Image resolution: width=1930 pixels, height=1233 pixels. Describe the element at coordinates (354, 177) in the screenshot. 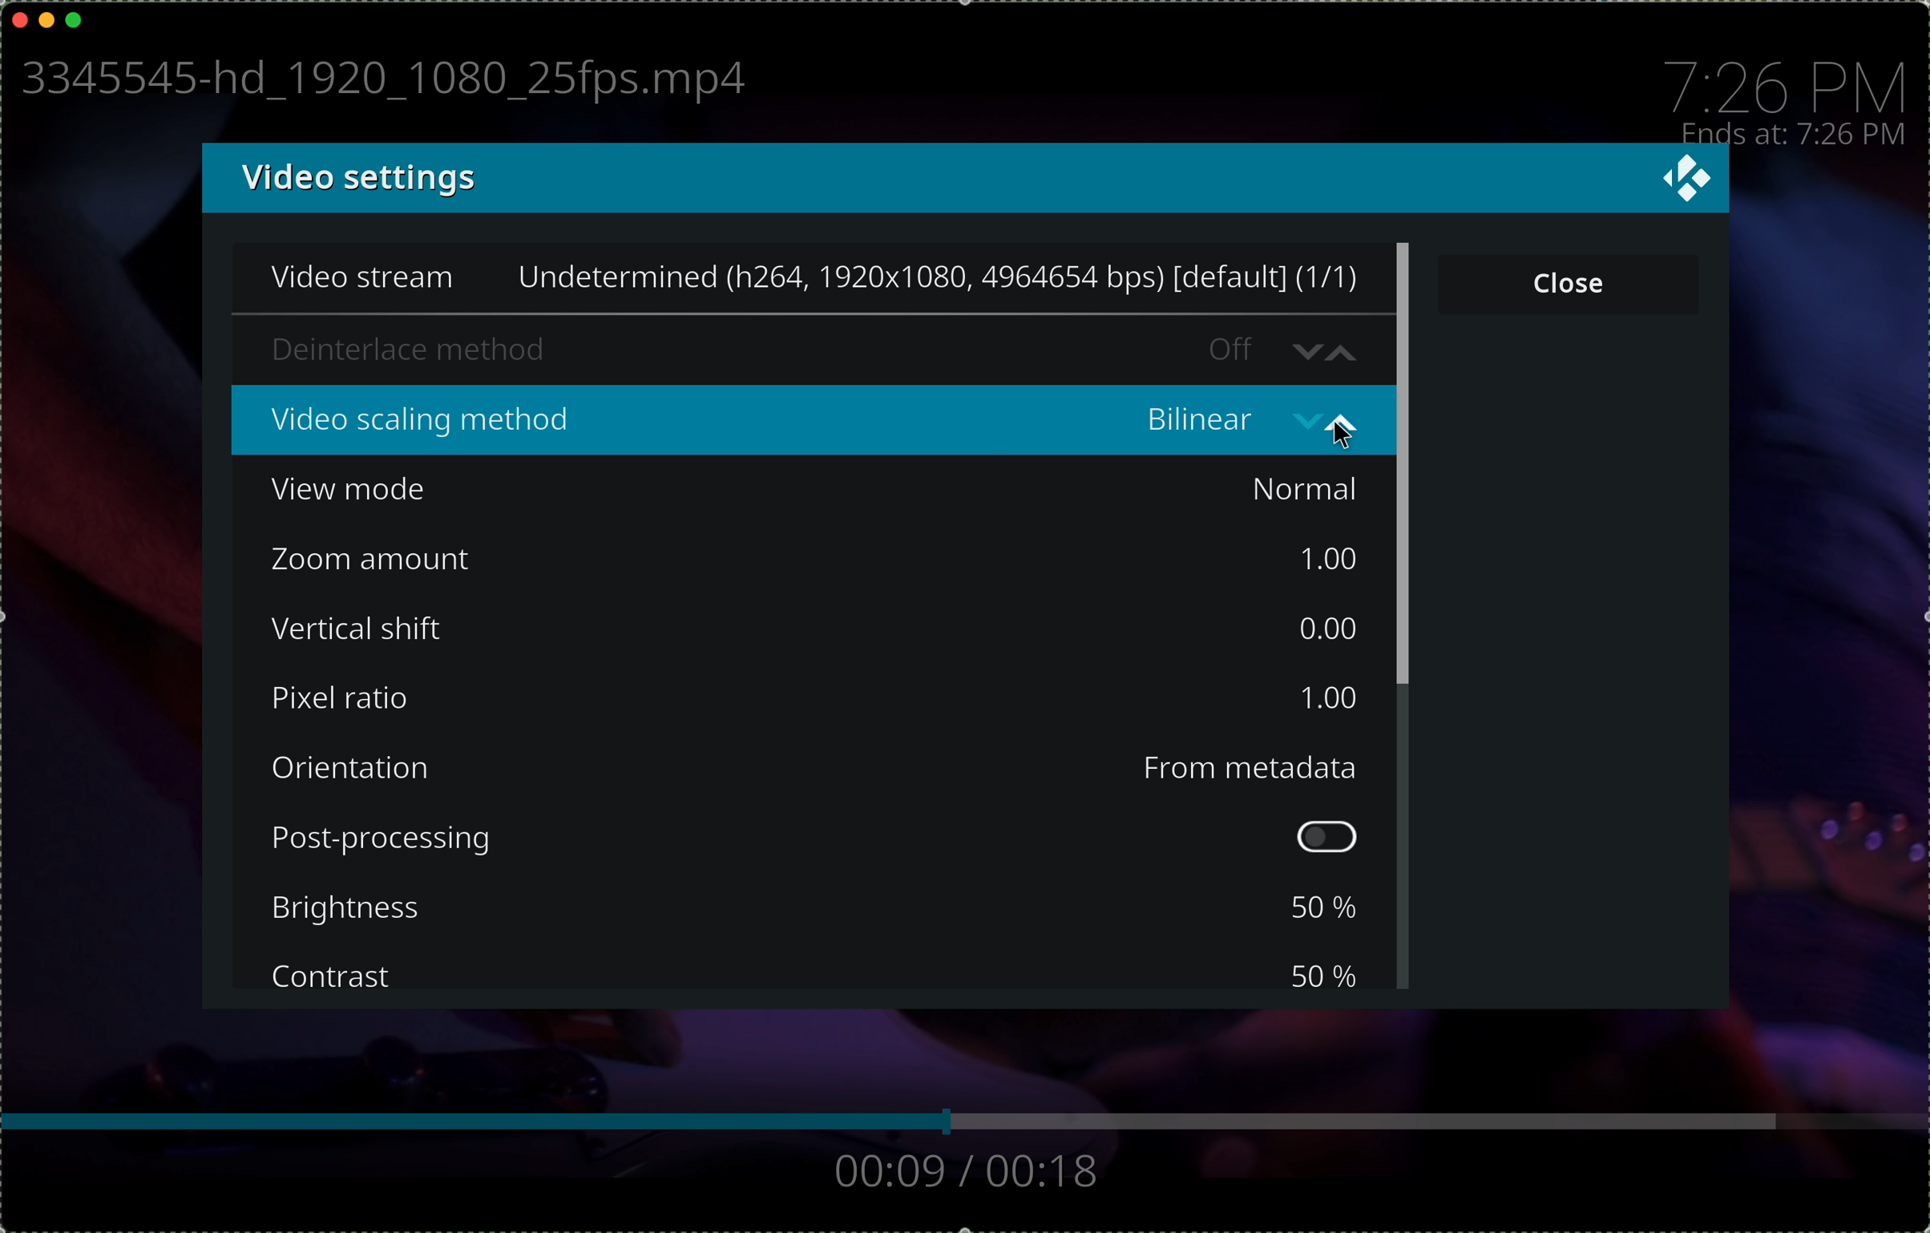

I see `video settings` at that location.